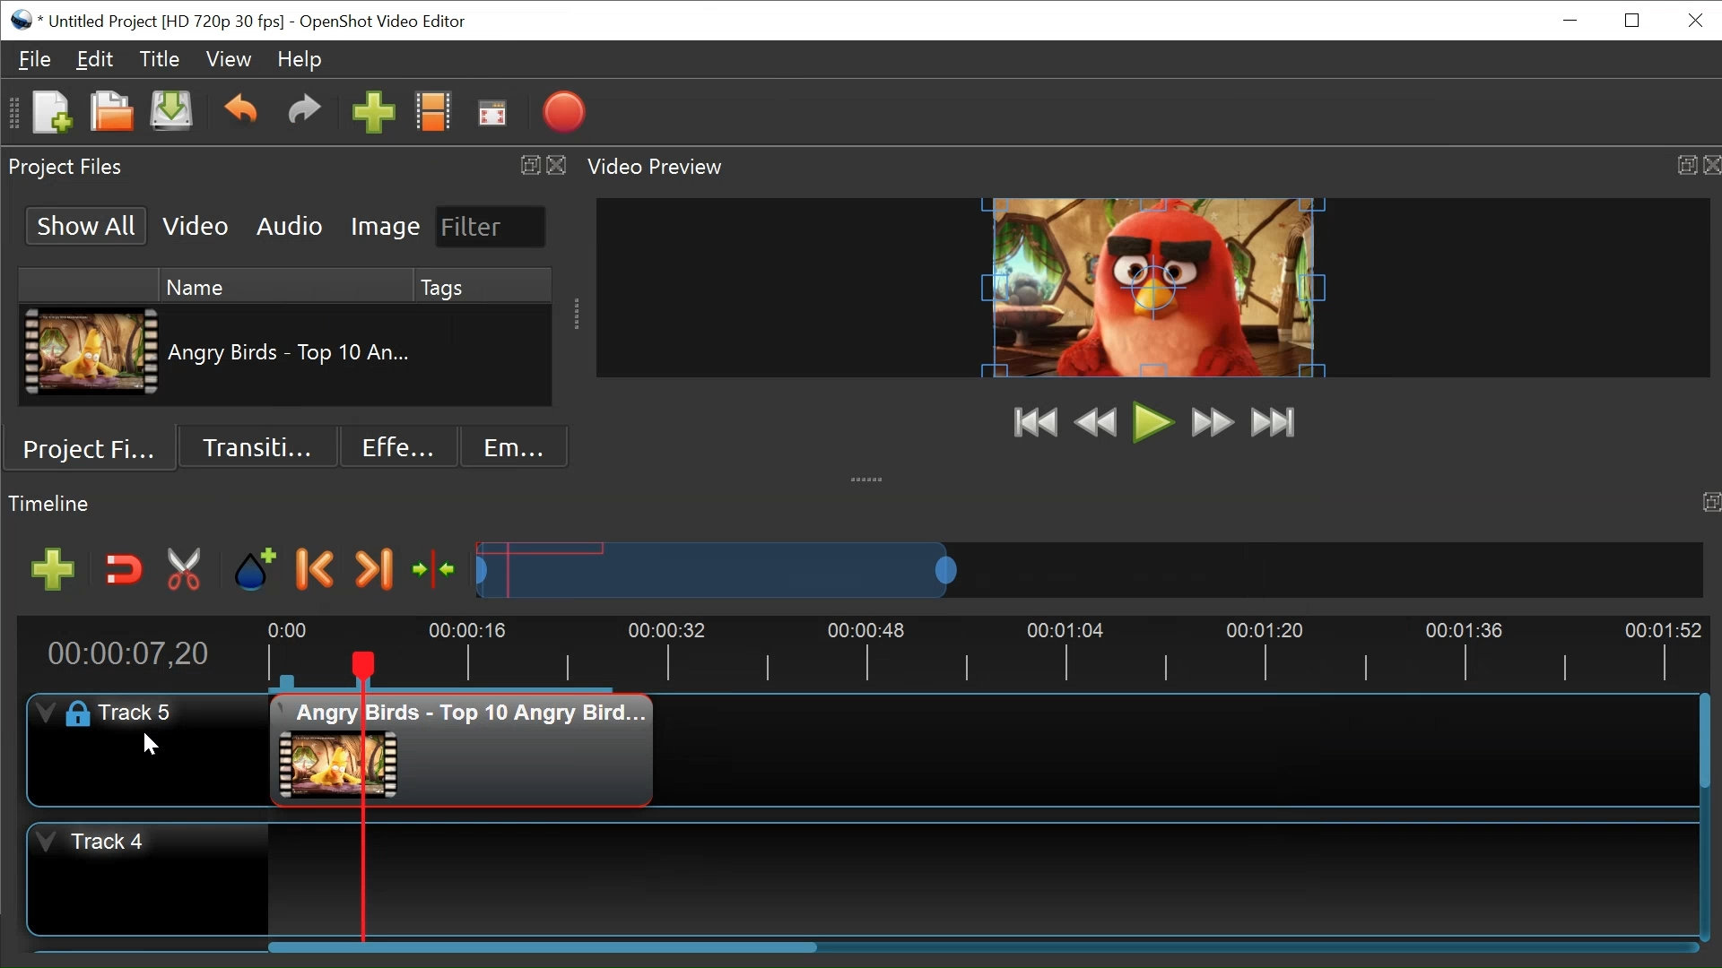 Image resolution: width=1722 pixels, height=968 pixels. What do you see at coordinates (126, 654) in the screenshot?
I see `Current Position` at bounding box center [126, 654].